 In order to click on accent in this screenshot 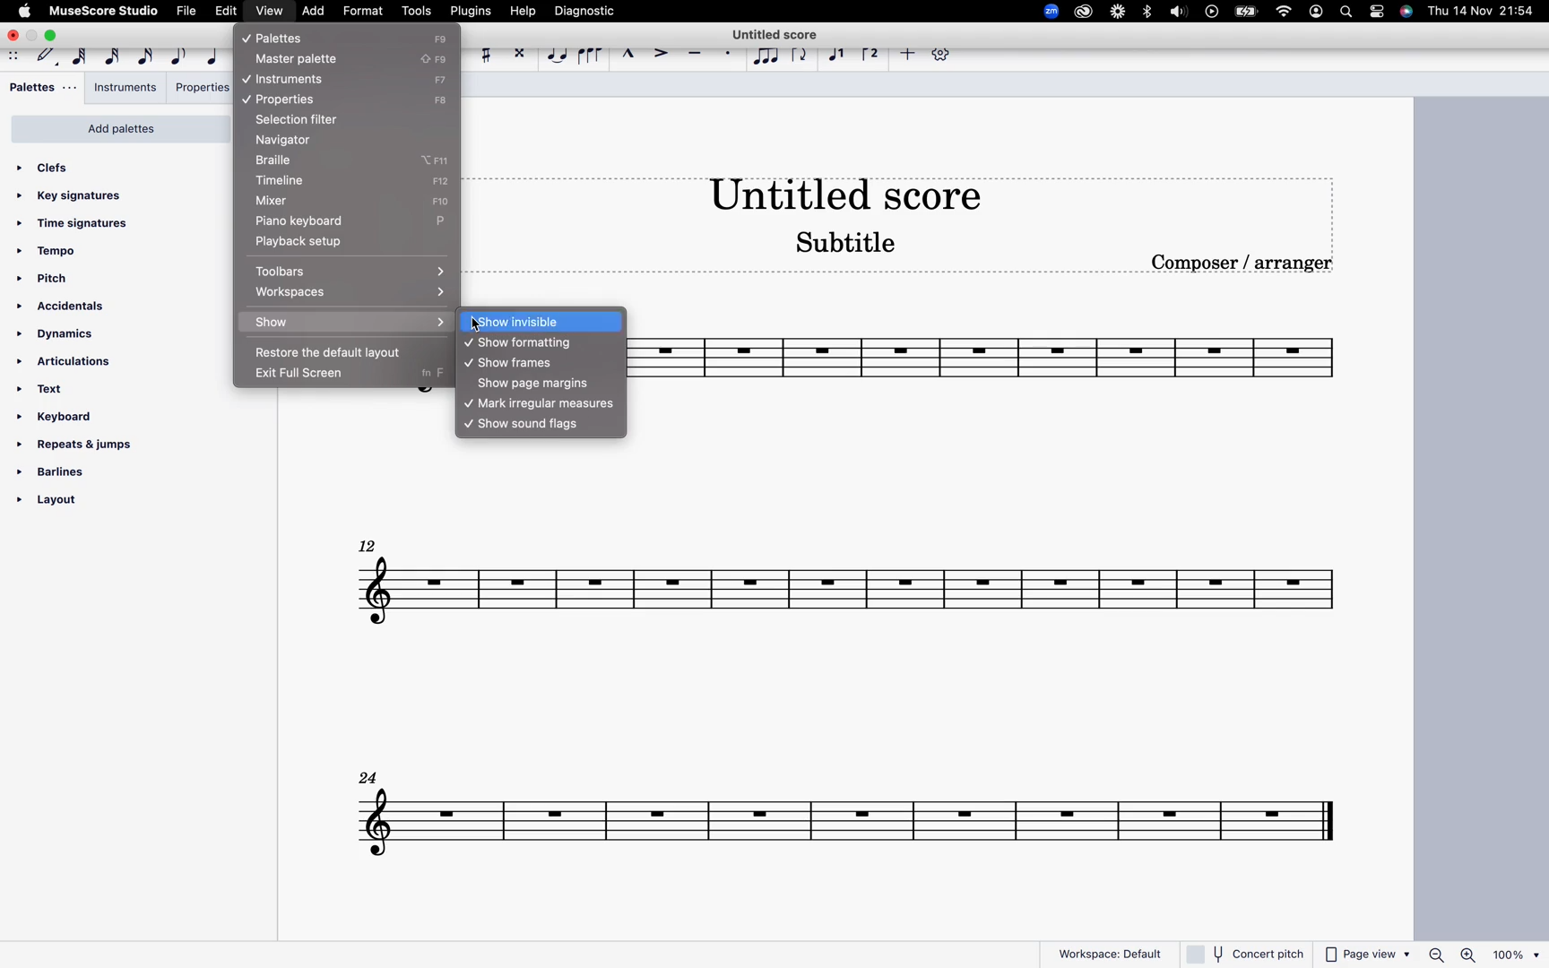, I will do `click(660, 55)`.